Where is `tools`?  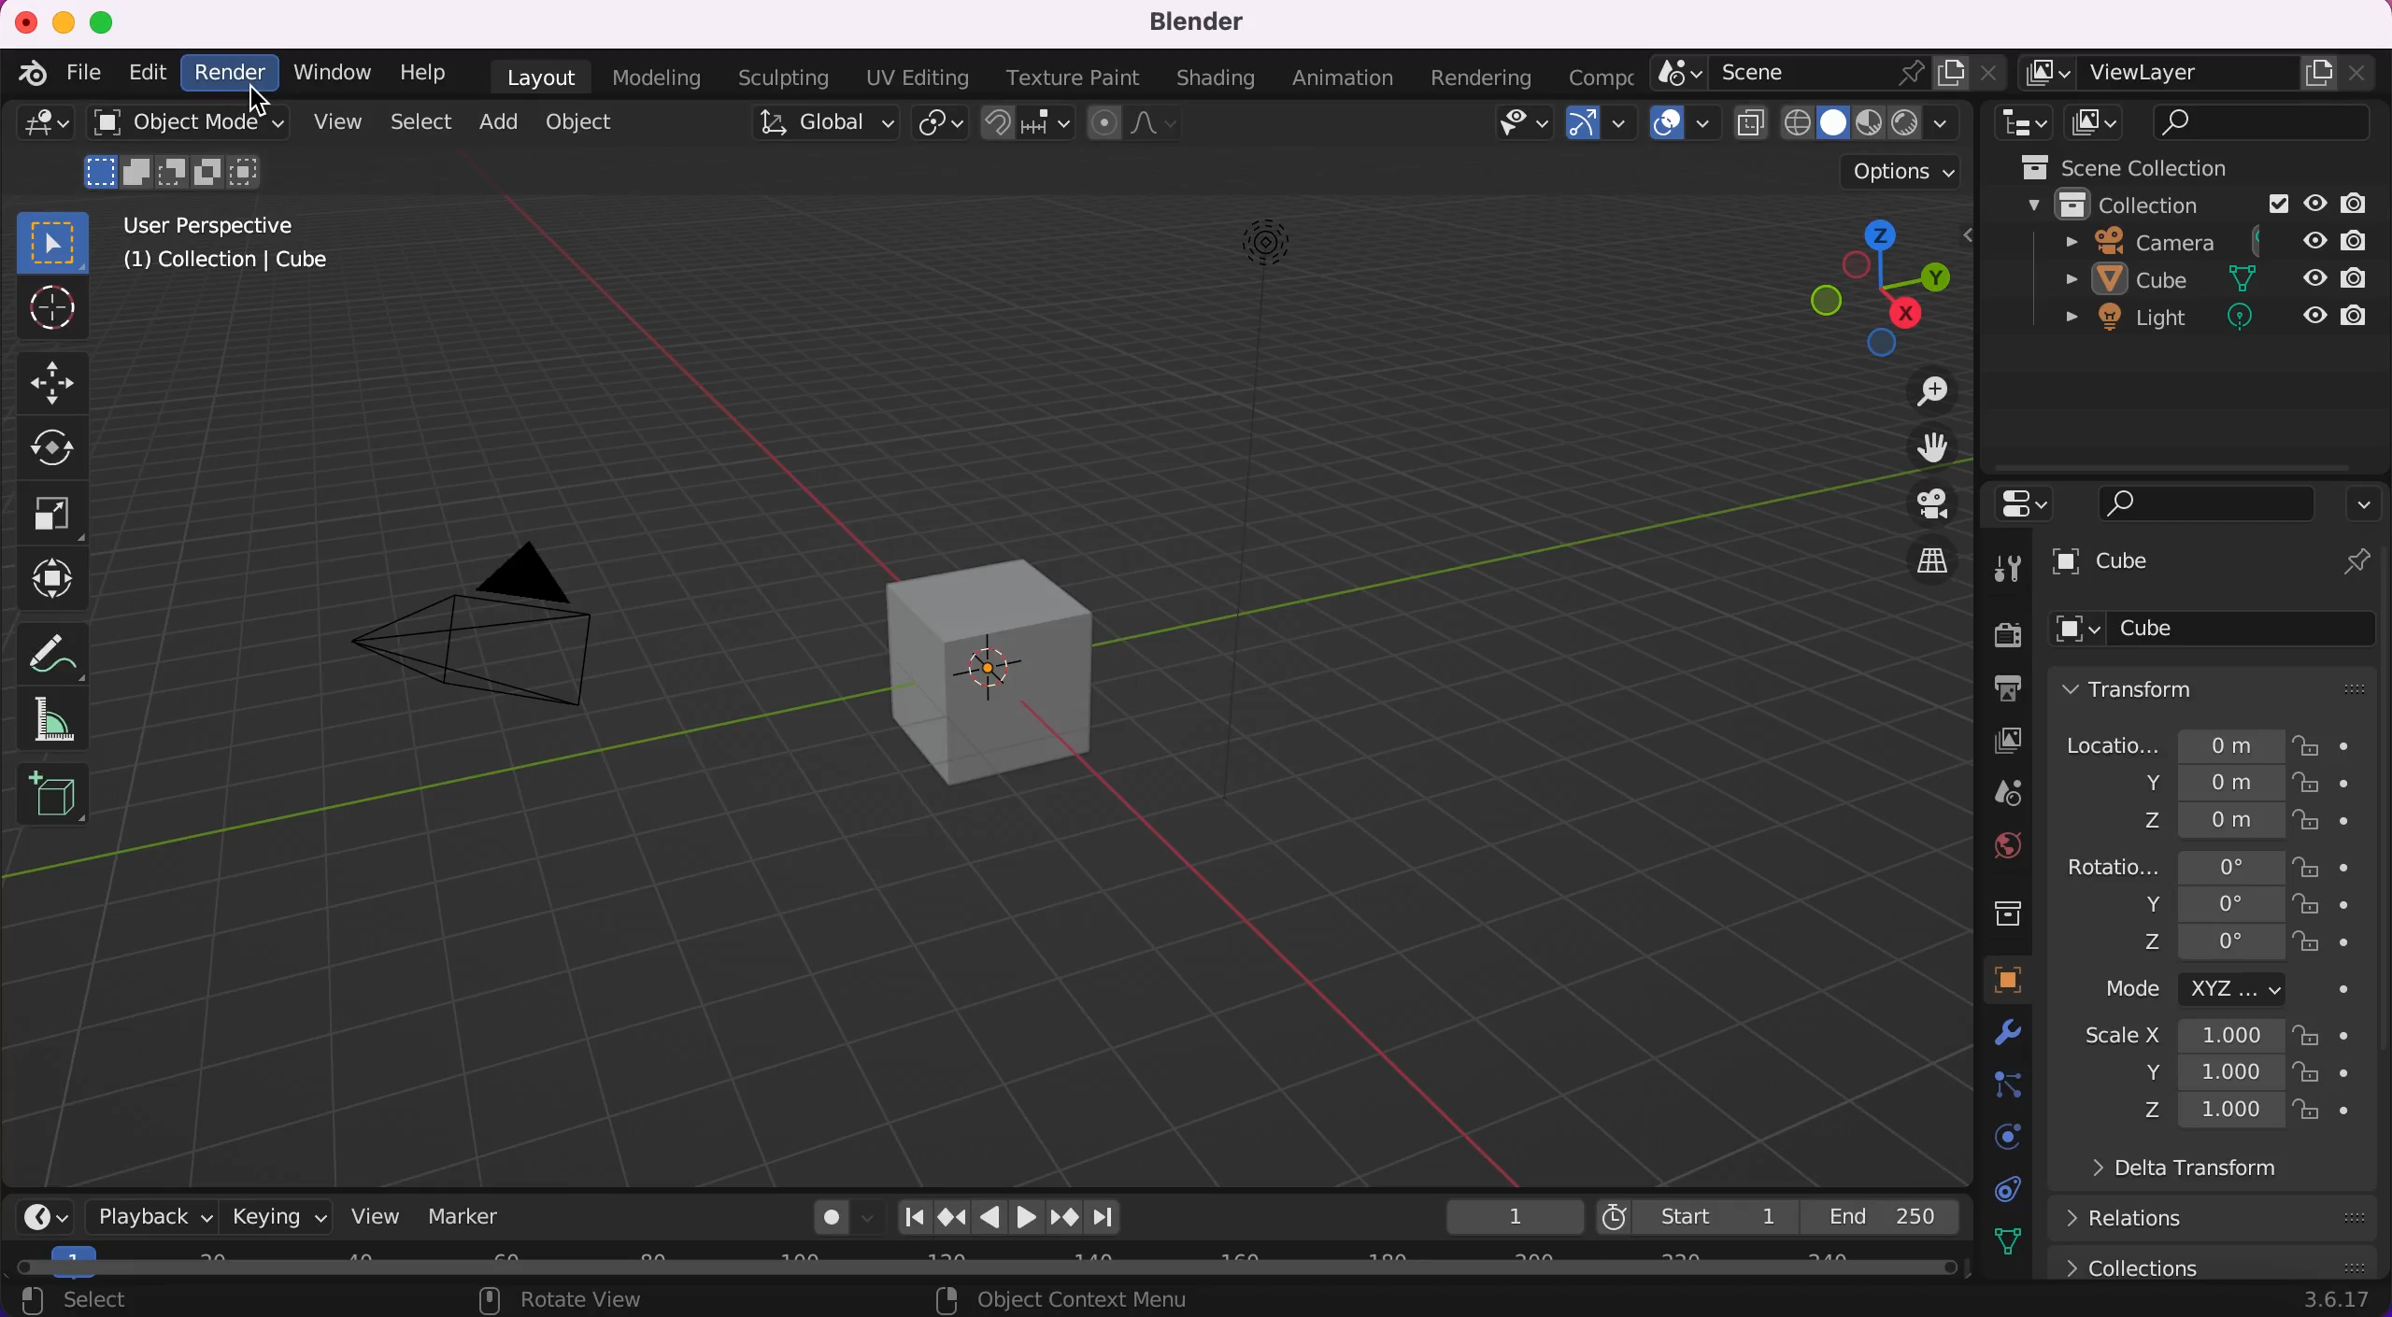 tools is located at coordinates (2010, 567).